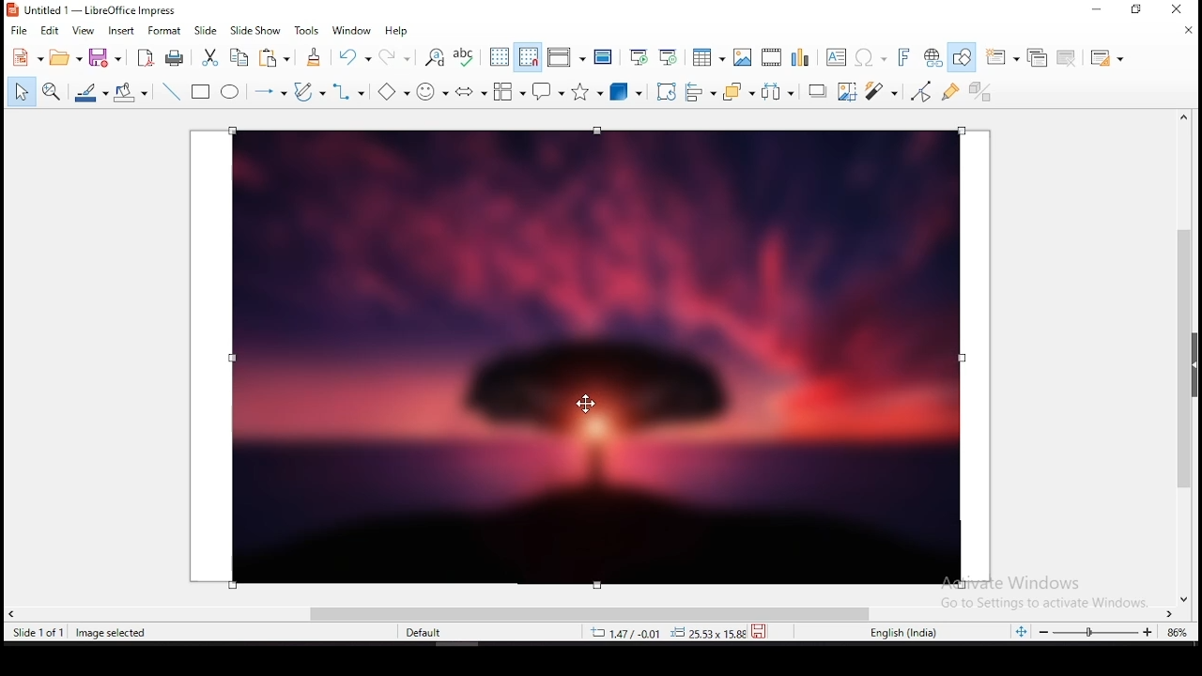  Describe the element at coordinates (744, 58) in the screenshot. I see `insert image` at that location.